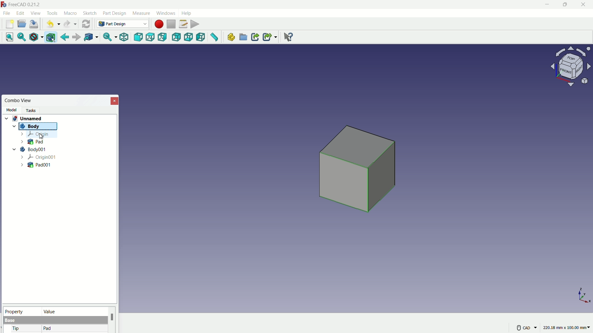 The width and height of the screenshot is (593, 333). What do you see at coordinates (52, 24) in the screenshot?
I see `undo` at bounding box center [52, 24].